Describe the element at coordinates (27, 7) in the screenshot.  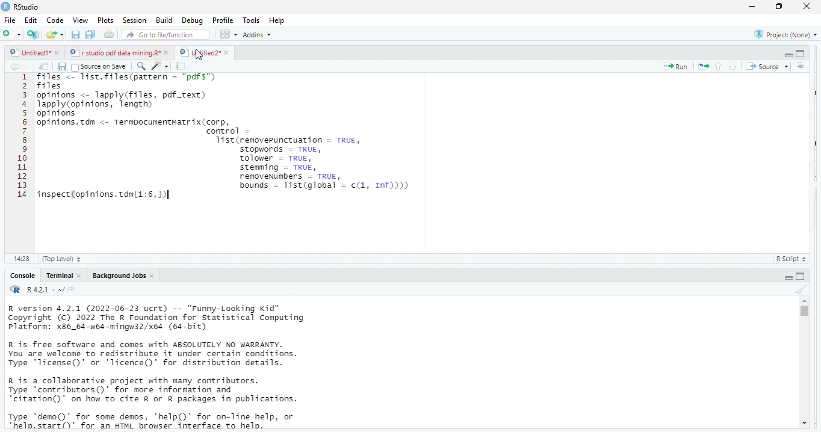
I see `rs studio` at that location.